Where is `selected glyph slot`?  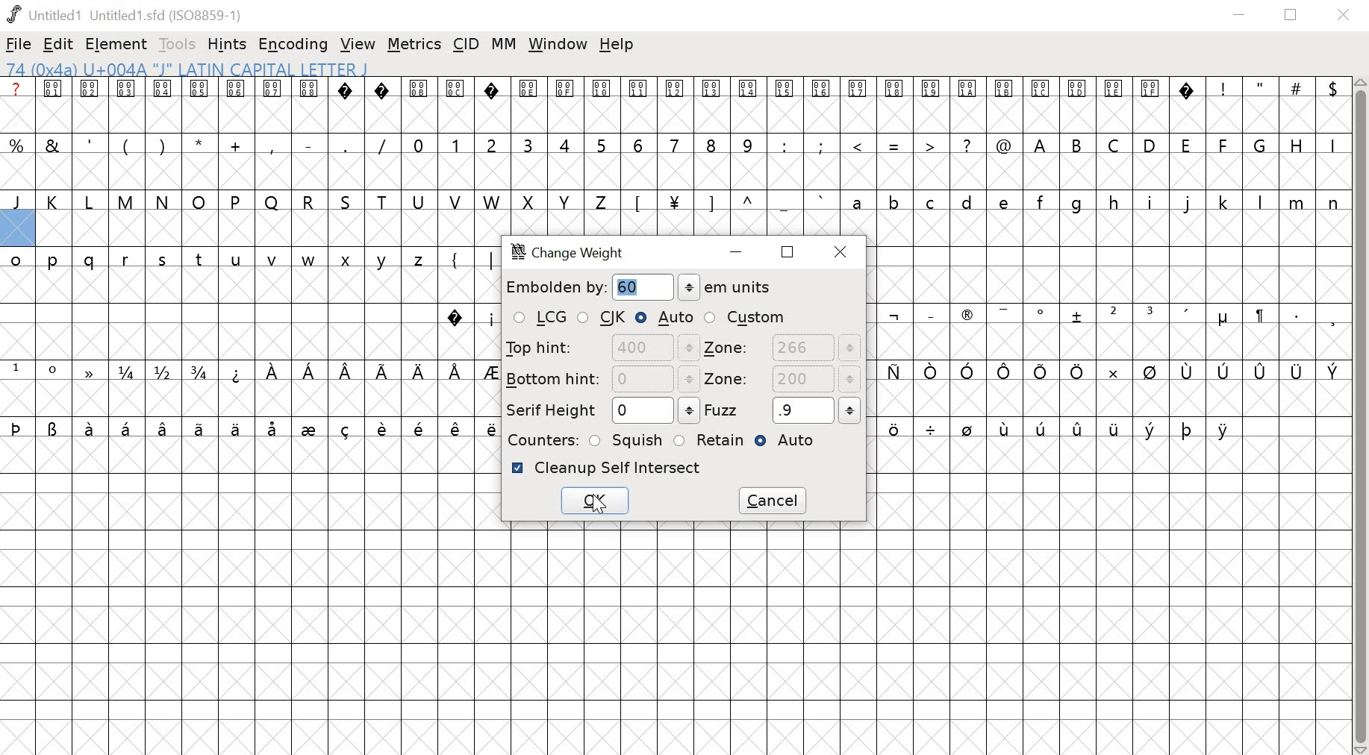
selected glyph slot is located at coordinates (17, 229).